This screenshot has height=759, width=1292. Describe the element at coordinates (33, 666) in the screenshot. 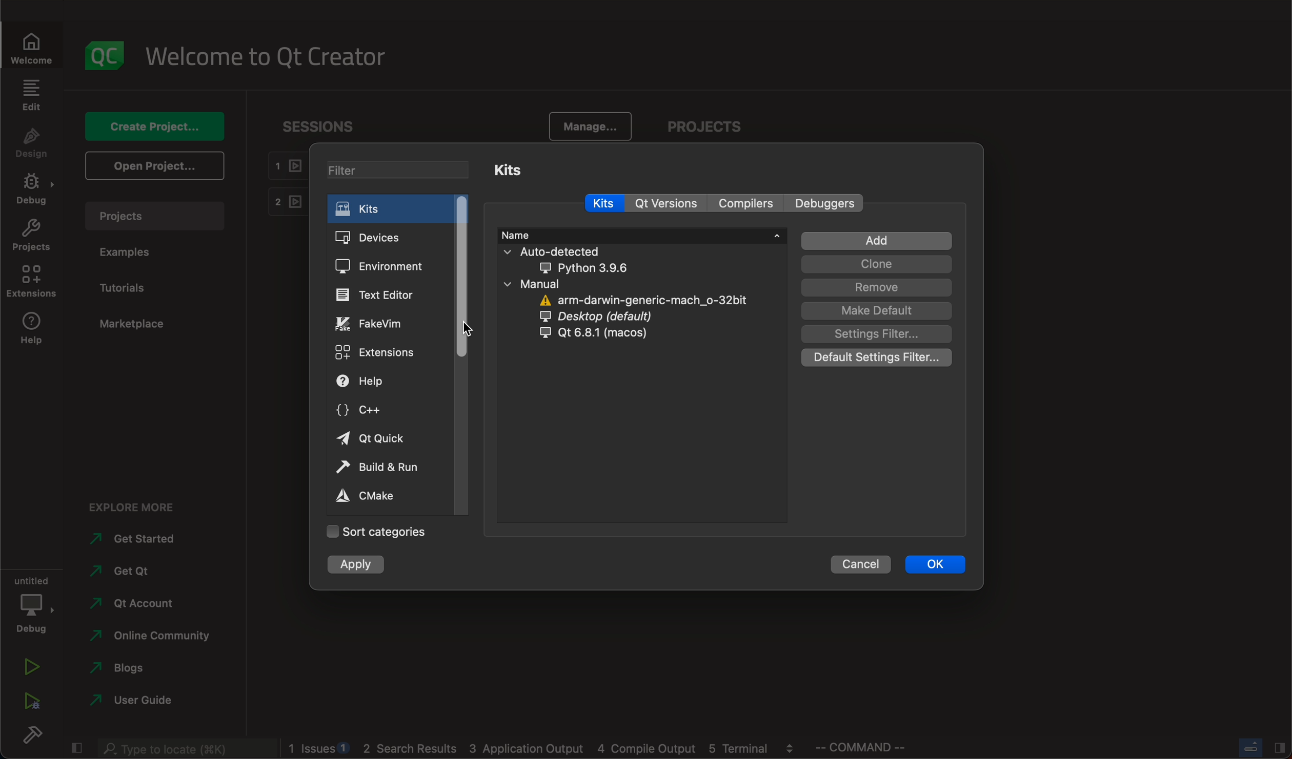

I see `run` at that location.